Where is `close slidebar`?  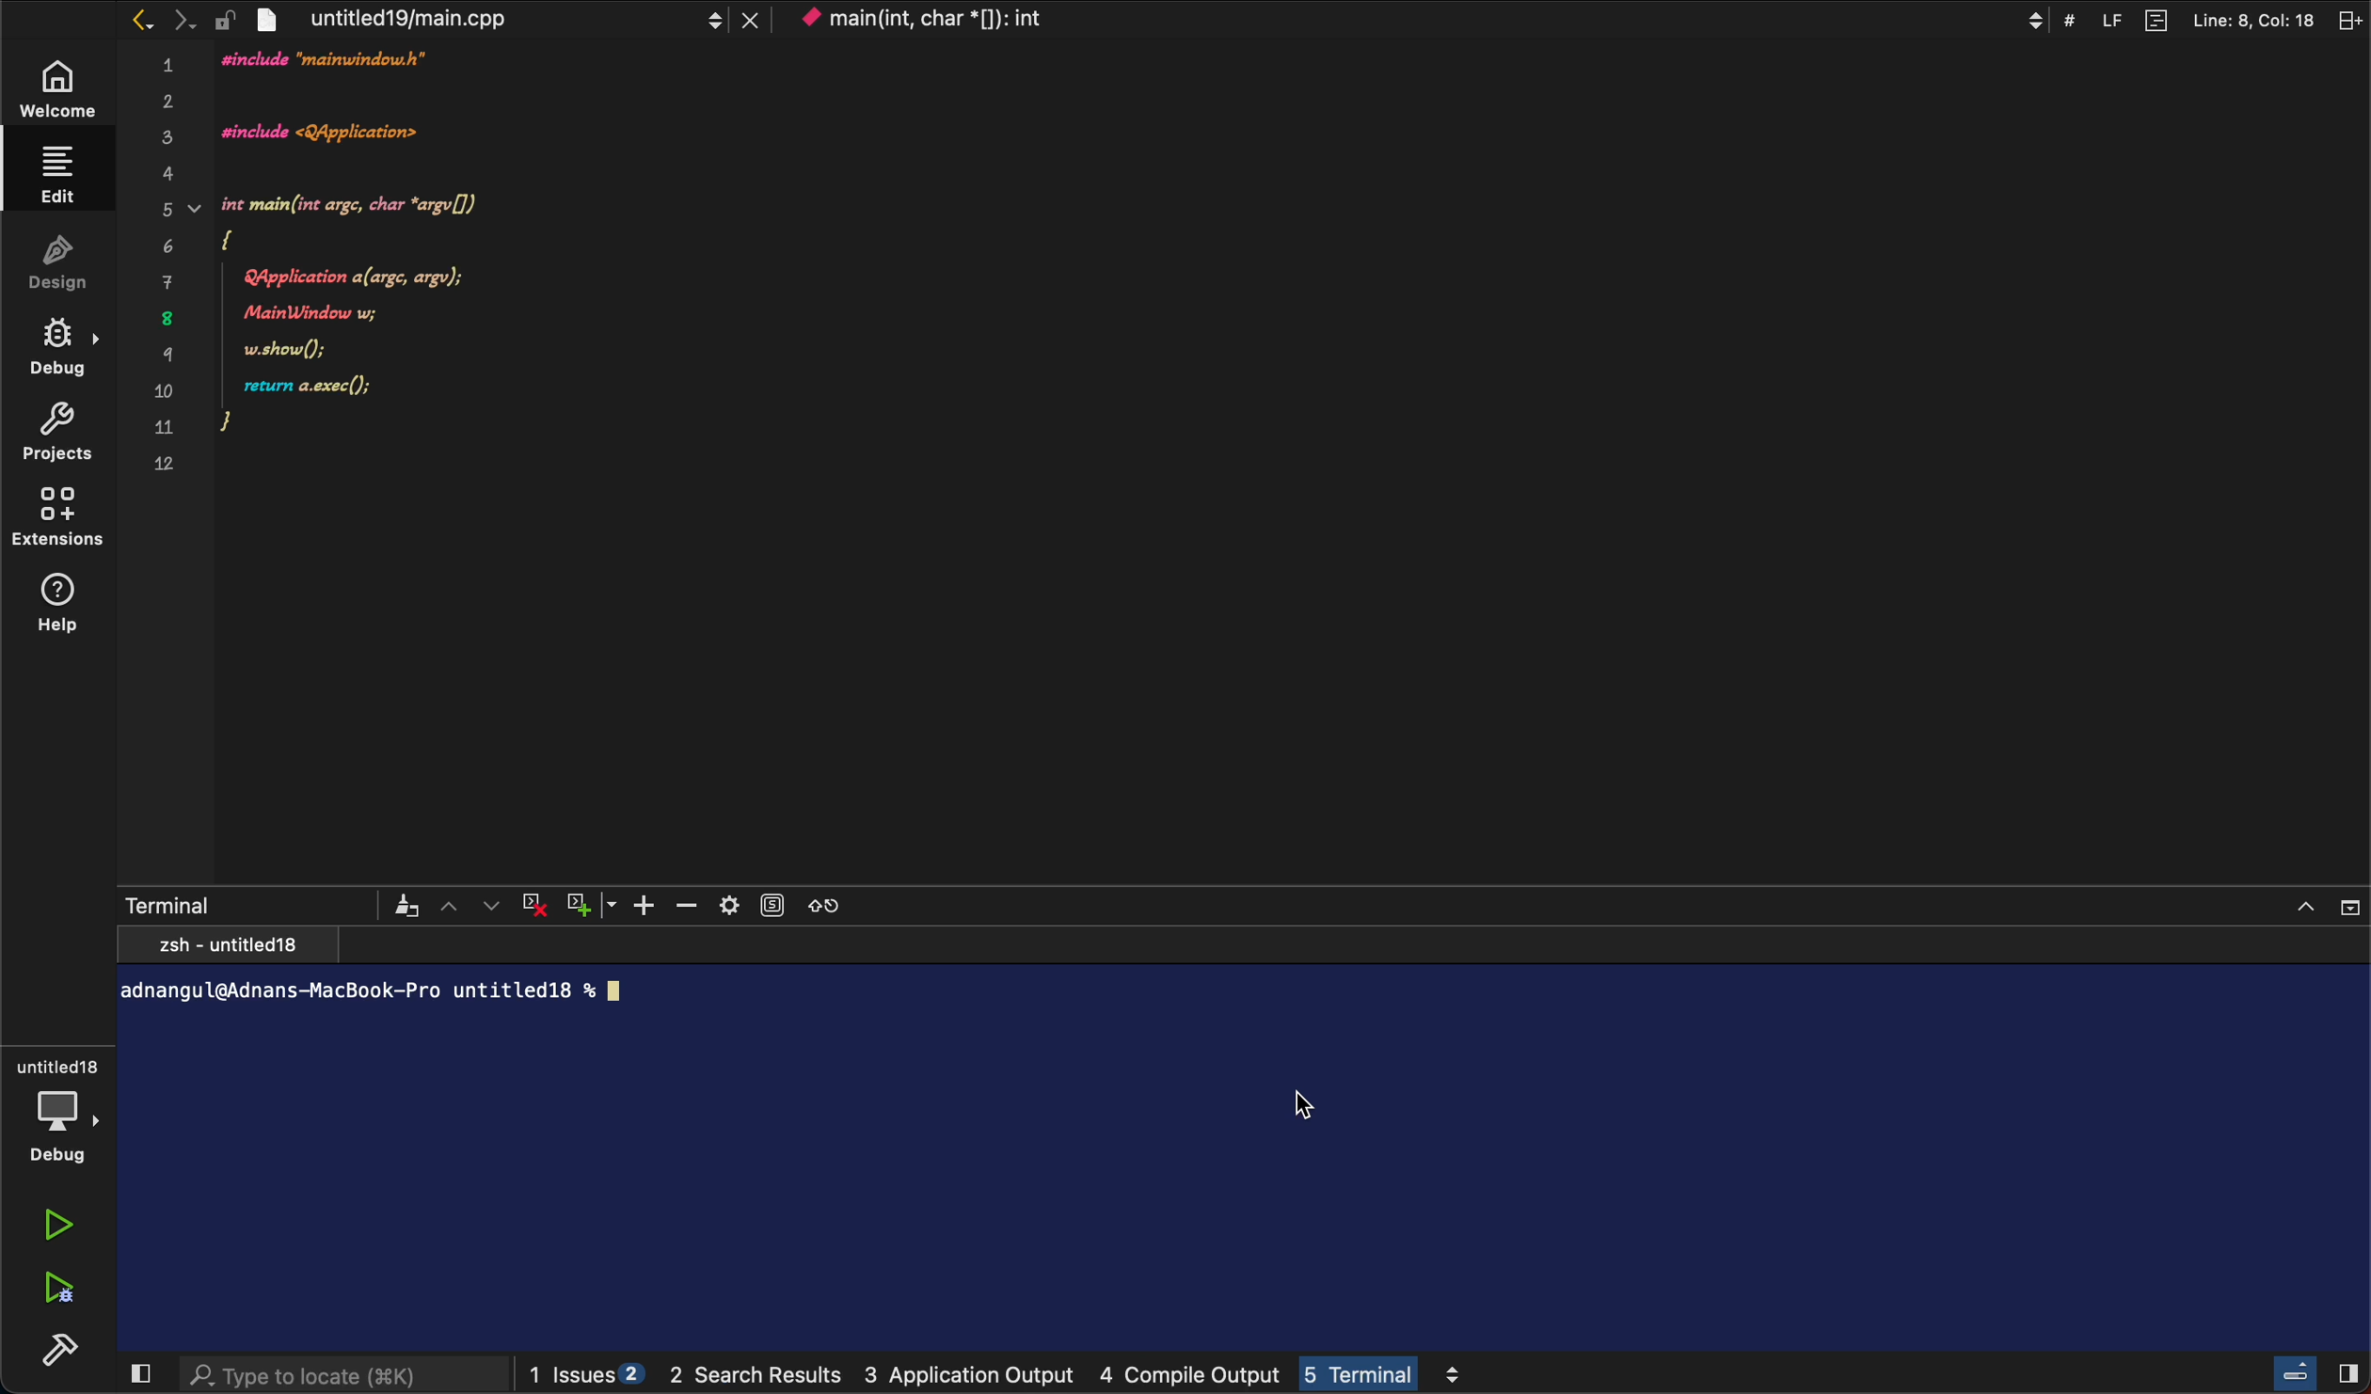
close slidebar is located at coordinates (133, 1372).